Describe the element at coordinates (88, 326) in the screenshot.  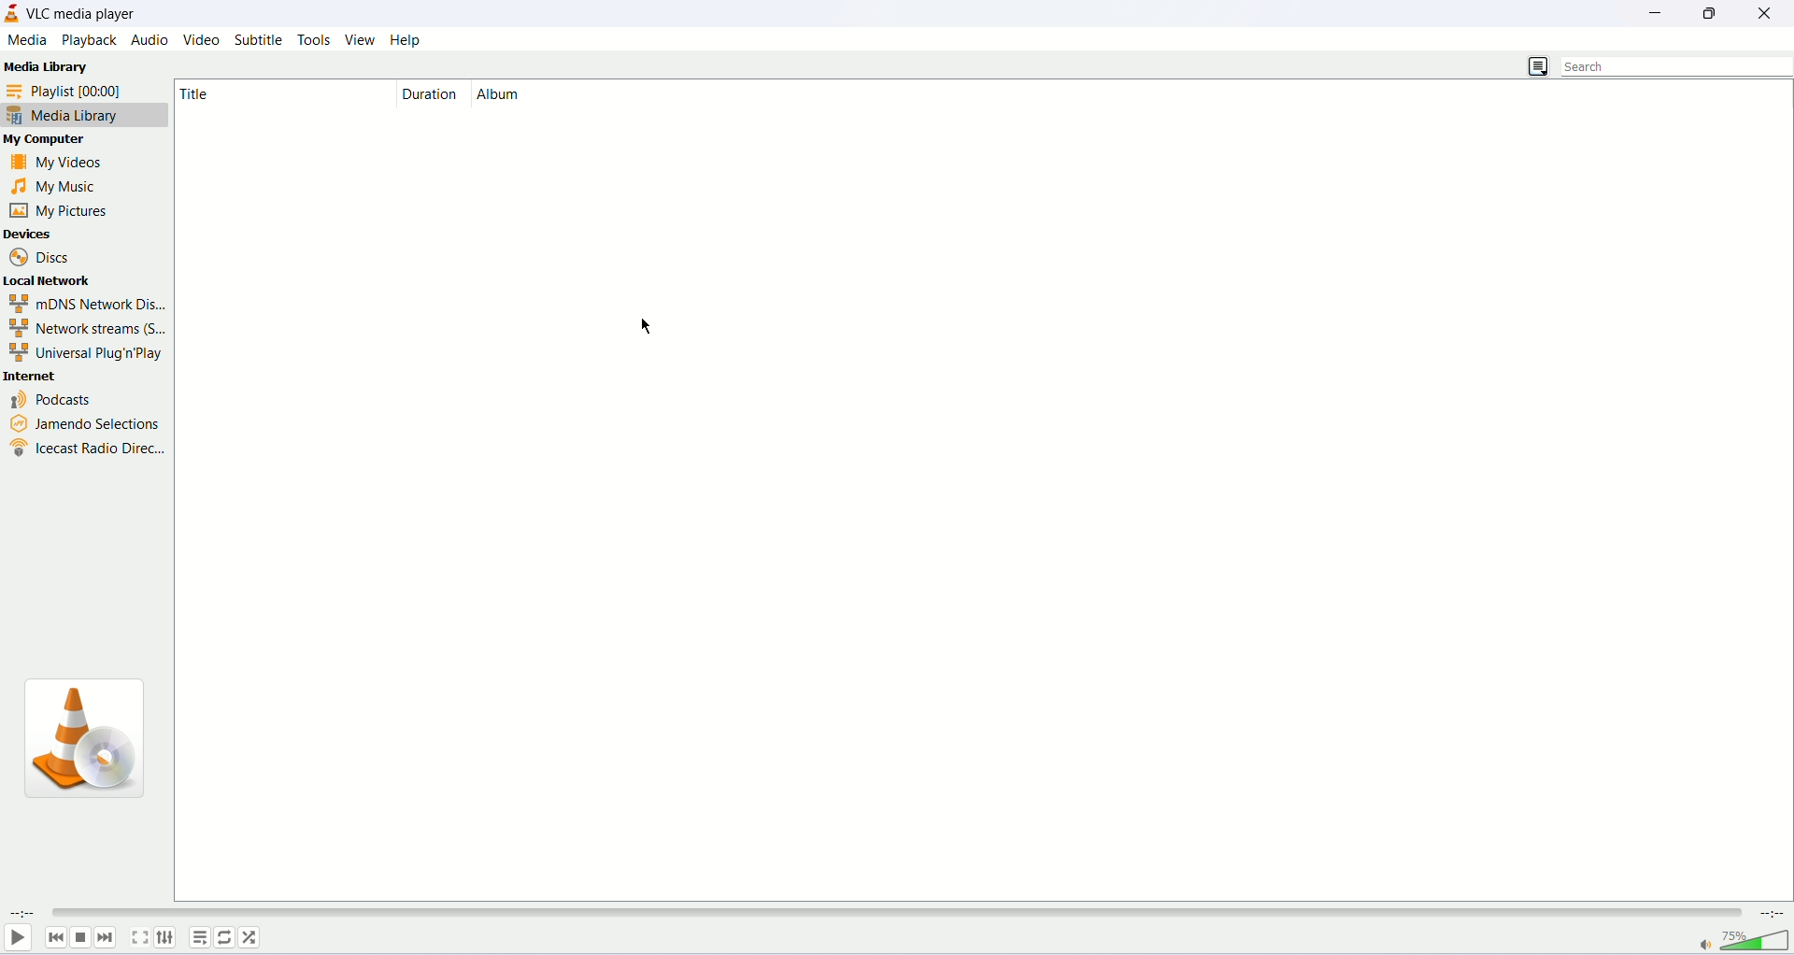
I see `network streams` at that location.